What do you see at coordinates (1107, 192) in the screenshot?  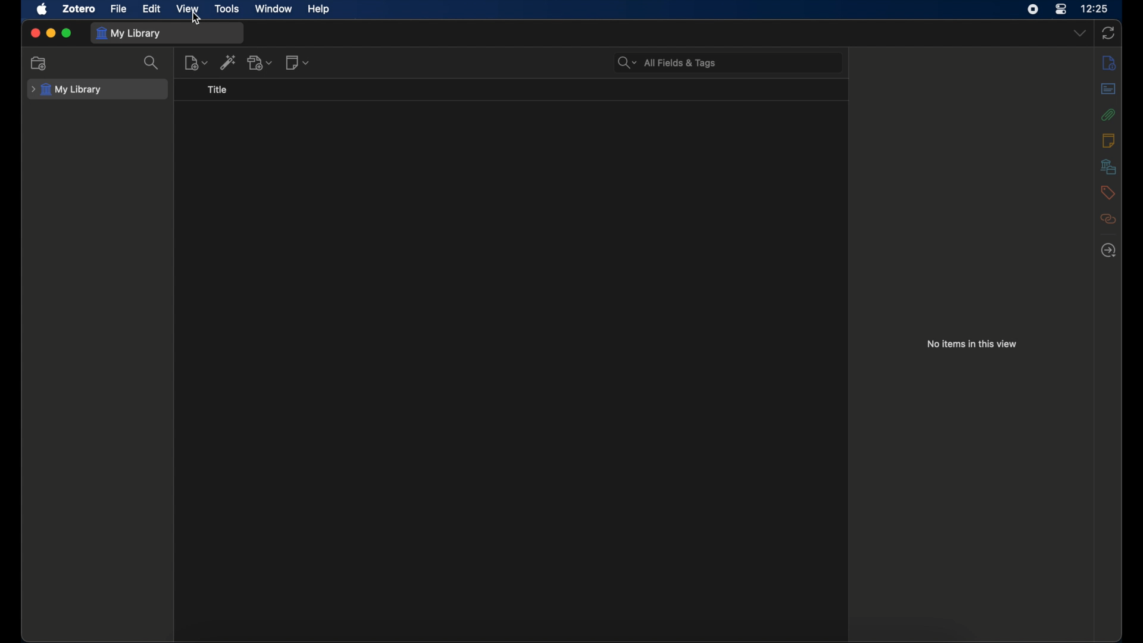 I see `tags` at bounding box center [1107, 192].